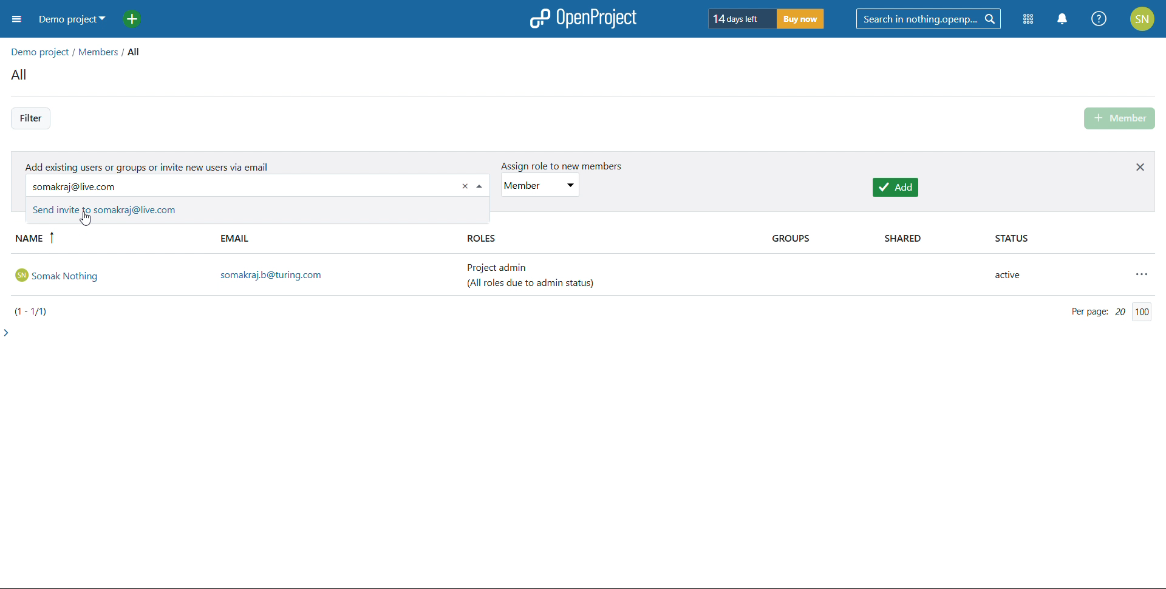  What do you see at coordinates (896, 188) in the screenshot?
I see `add` at bounding box center [896, 188].